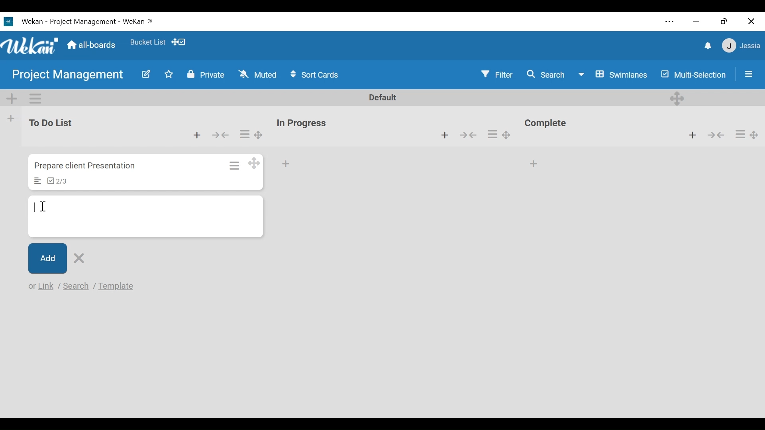  Describe the element at coordinates (255, 163) in the screenshot. I see `Desktop drag handles` at that location.